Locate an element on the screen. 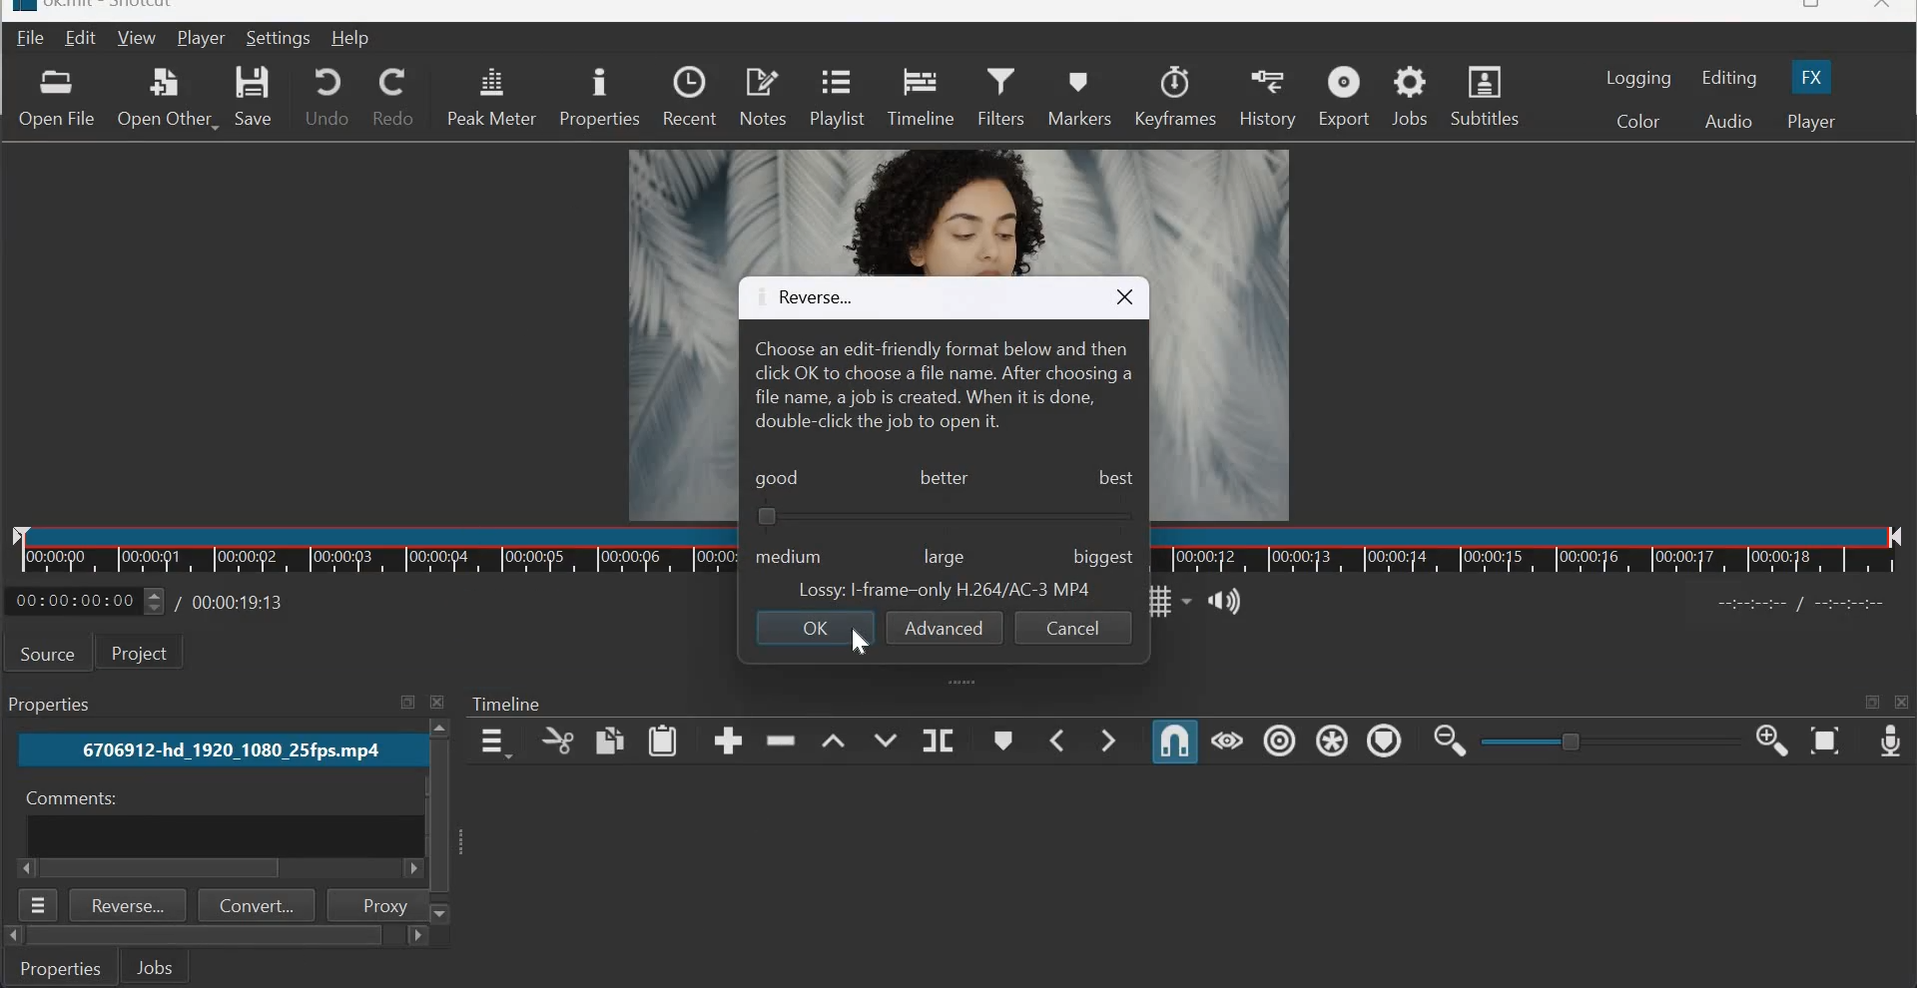 The image size is (1917, 988). FX is located at coordinates (1813, 75).